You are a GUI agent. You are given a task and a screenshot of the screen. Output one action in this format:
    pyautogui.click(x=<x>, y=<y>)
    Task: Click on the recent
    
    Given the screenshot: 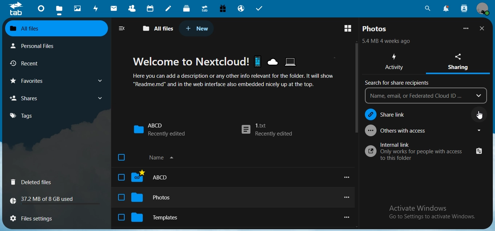 What is the action you would take?
    pyautogui.click(x=37, y=64)
    